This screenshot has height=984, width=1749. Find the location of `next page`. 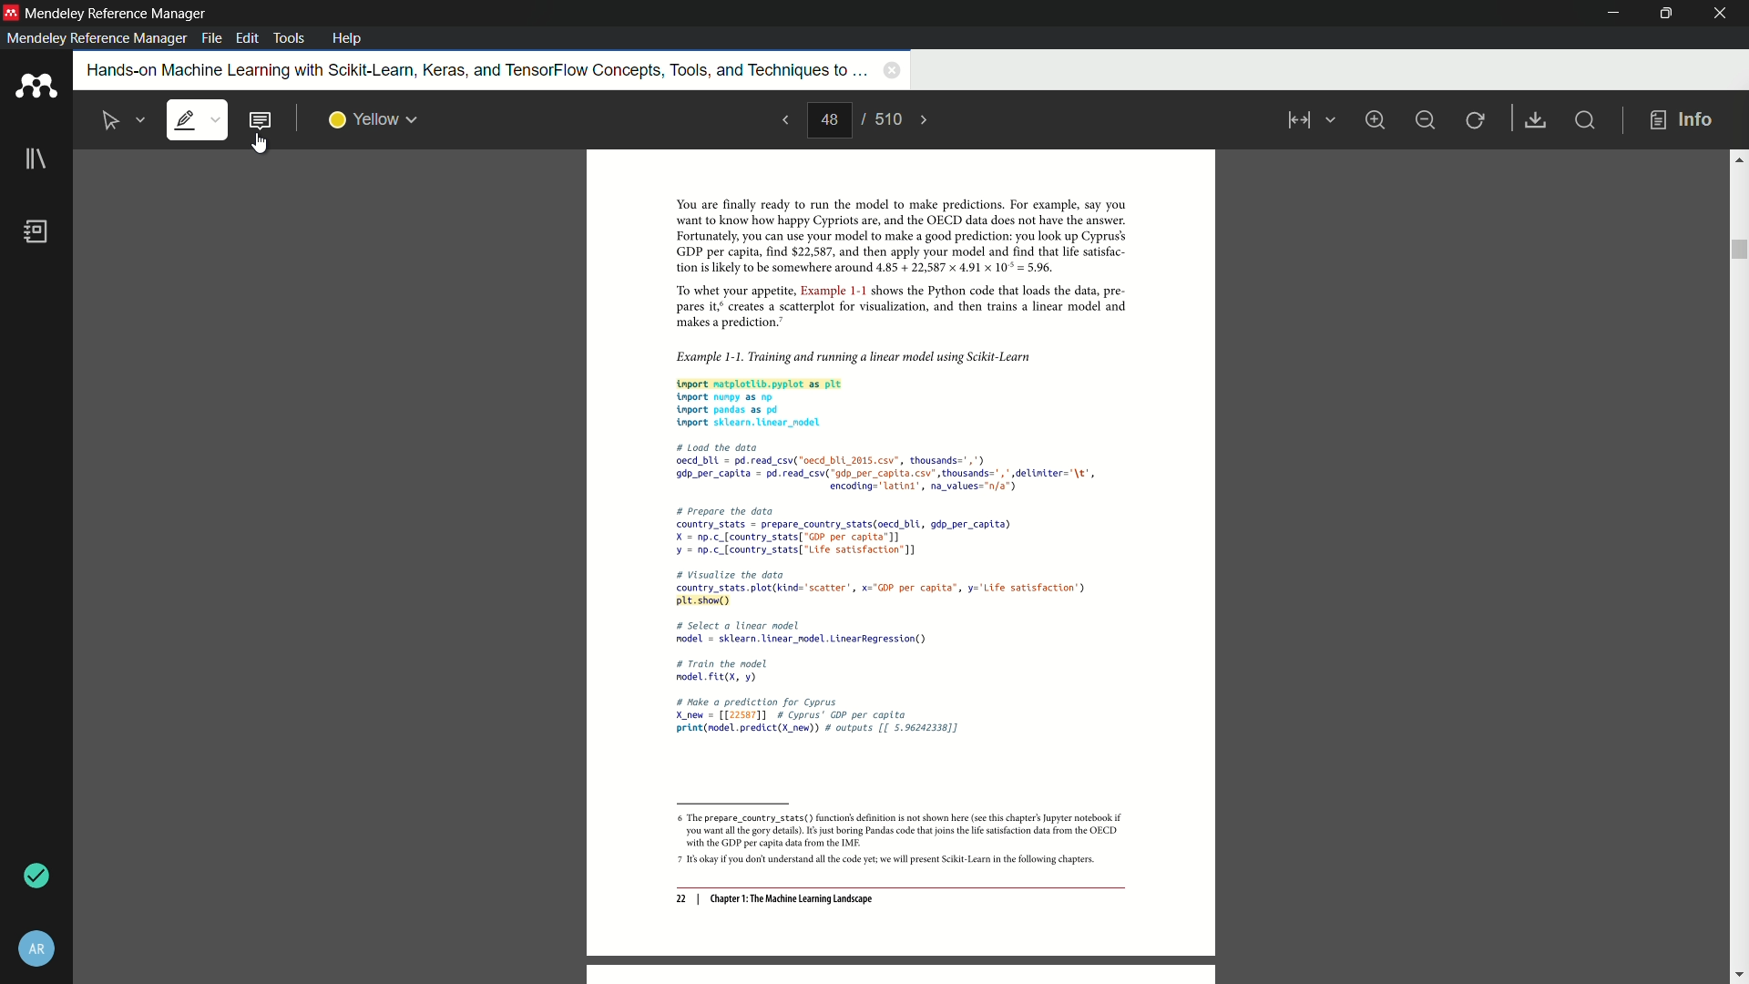

next page is located at coordinates (926, 120).